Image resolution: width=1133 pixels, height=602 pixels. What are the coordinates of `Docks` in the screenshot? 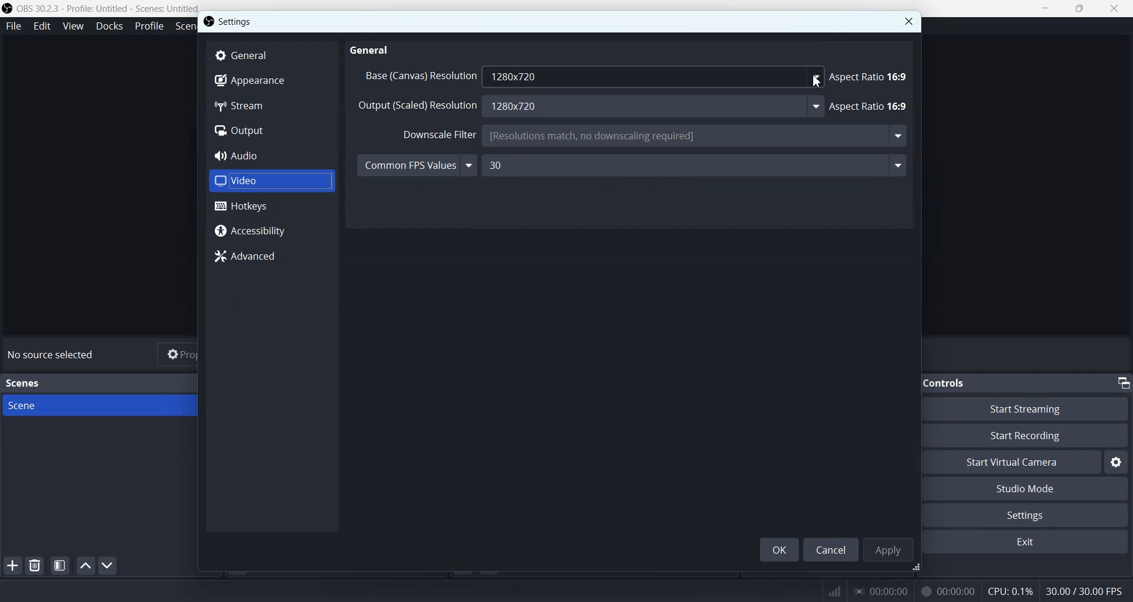 It's located at (109, 27).